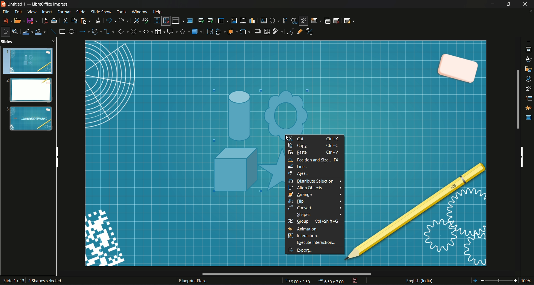 The image size is (534, 285). What do you see at coordinates (340, 198) in the screenshot?
I see `arrows` at bounding box center [340, 198].